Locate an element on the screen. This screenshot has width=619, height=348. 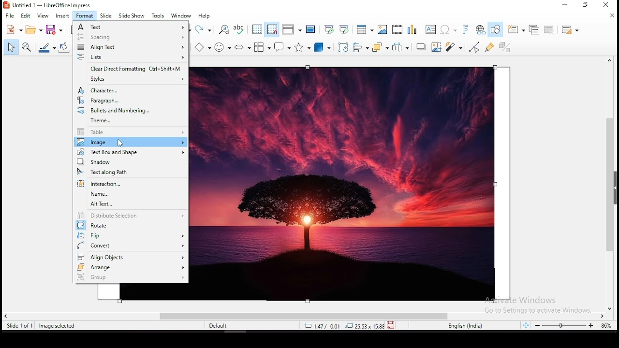
distribute is located at coordinates (400, 48).